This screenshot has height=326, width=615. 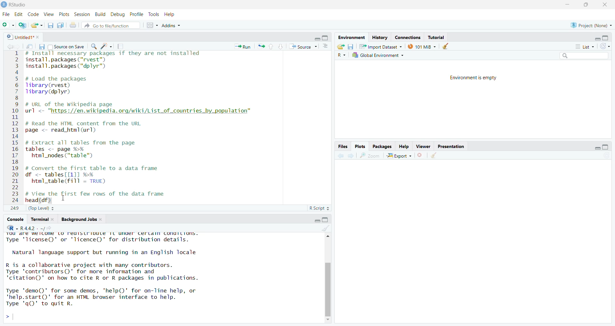 What do you see at coordinates (113, 62) in the screenshot?
I see ` install necessary packages if they are not installed install.packages ("rvest") install.packages ("dplyr")` at bounding box center [113, 62].